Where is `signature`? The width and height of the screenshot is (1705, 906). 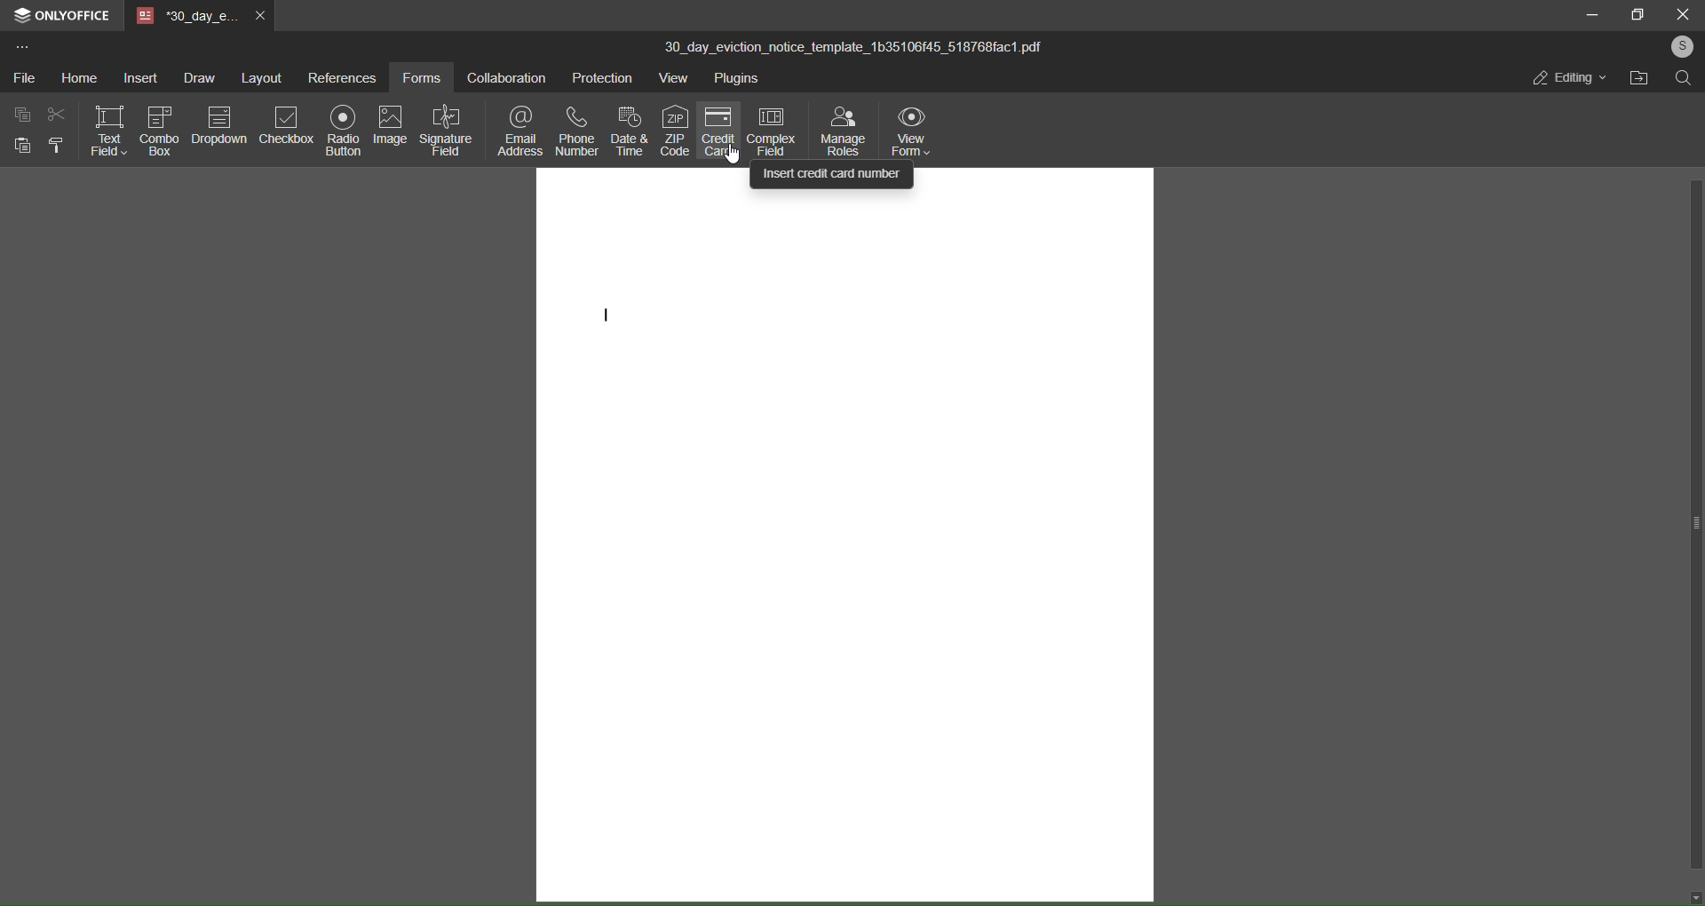 signature is located at coordinates (445, 131).